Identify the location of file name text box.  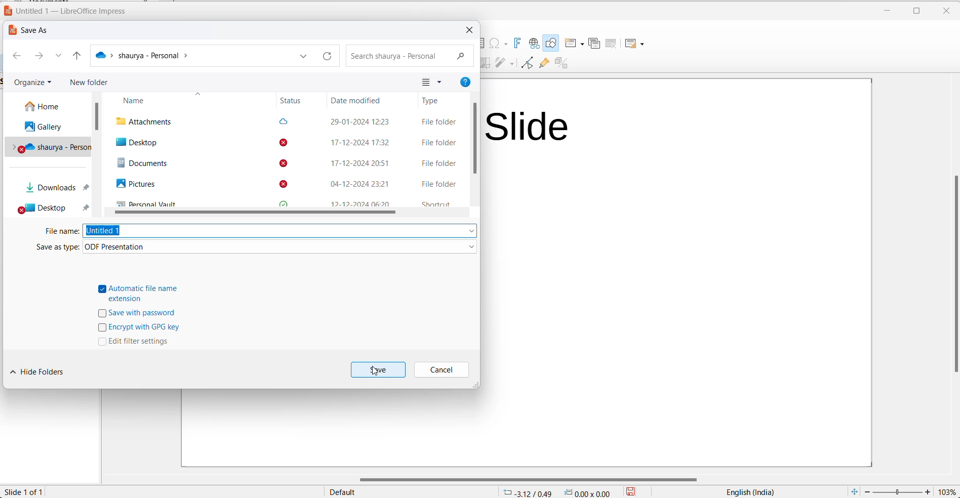
(281, 231).